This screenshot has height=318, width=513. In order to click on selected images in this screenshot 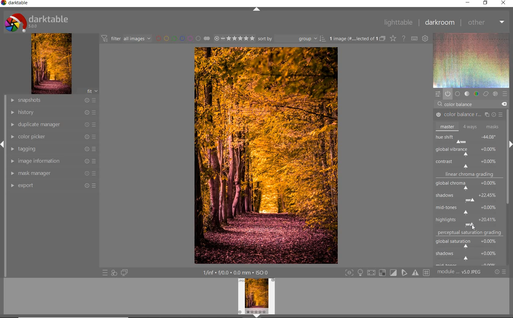, I will do `click(352, 39)`.